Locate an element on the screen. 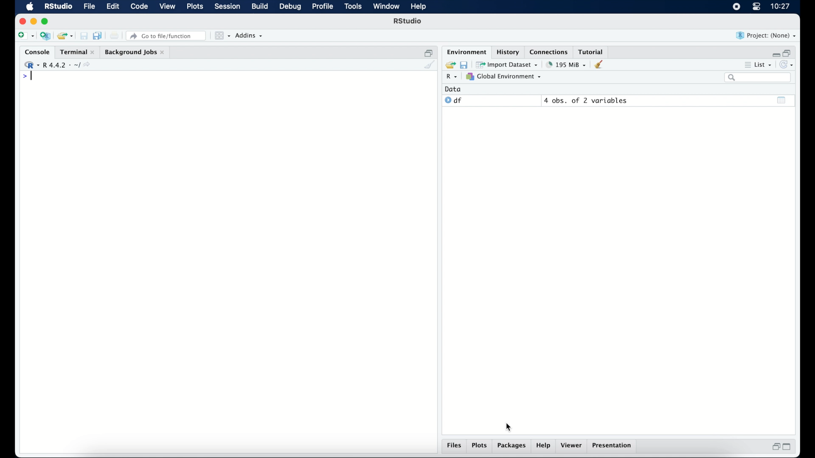 This screenshot has width=815, height=458. import dataset is located at coordinates (508, 64).